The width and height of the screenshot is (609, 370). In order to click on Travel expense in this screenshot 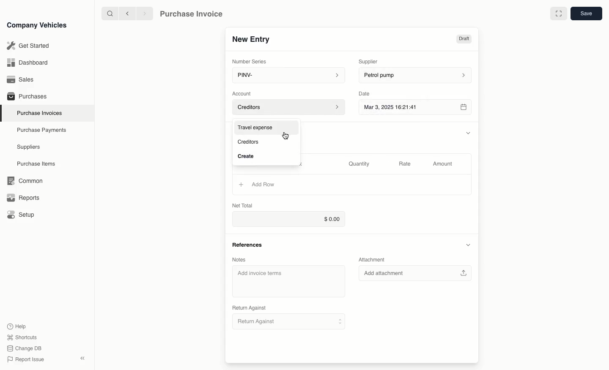, I will do `click(264, 128)`.